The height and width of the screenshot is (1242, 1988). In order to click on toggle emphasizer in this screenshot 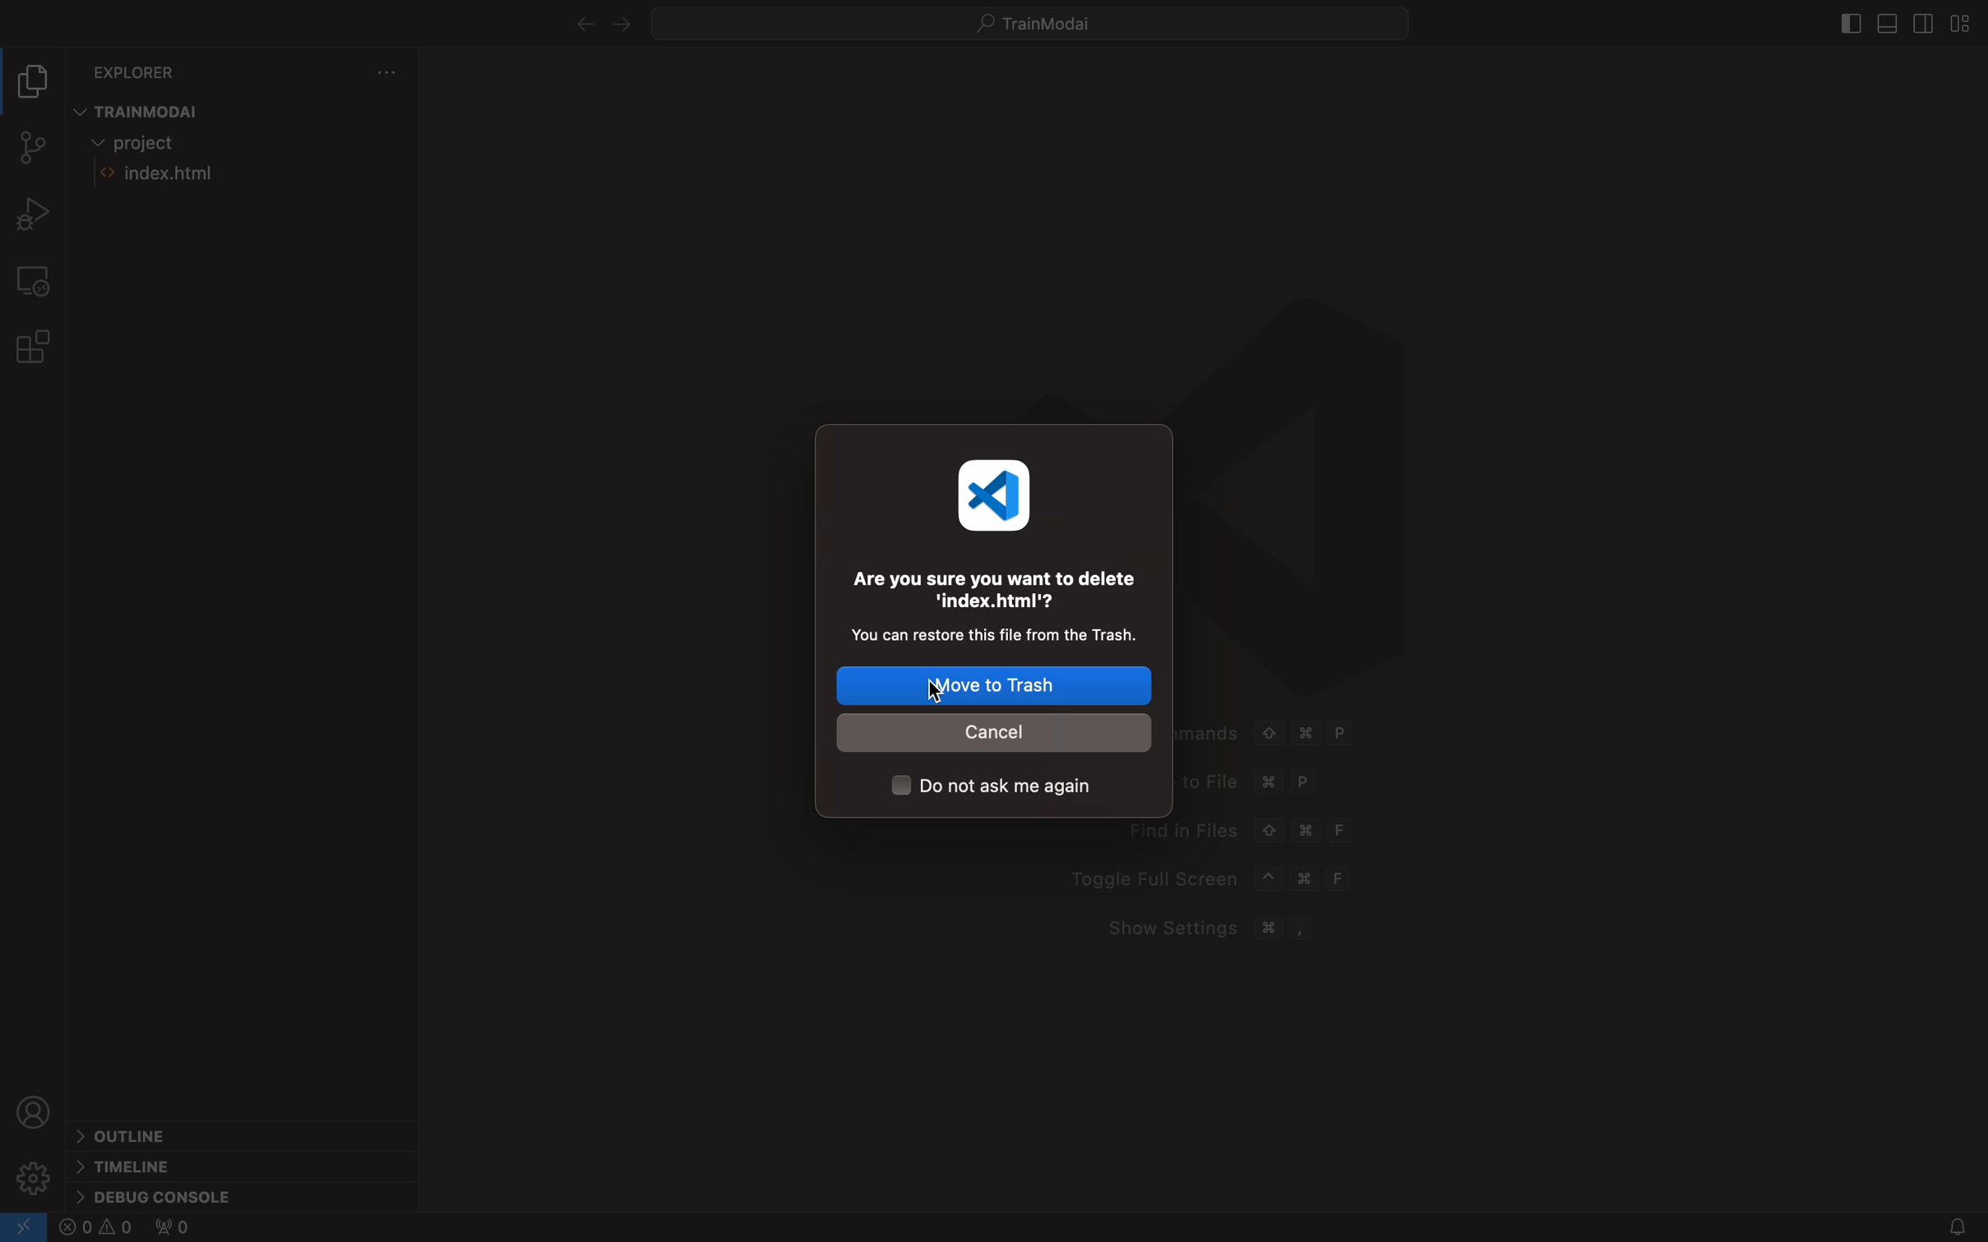, I will do `click(1963, 25)`.